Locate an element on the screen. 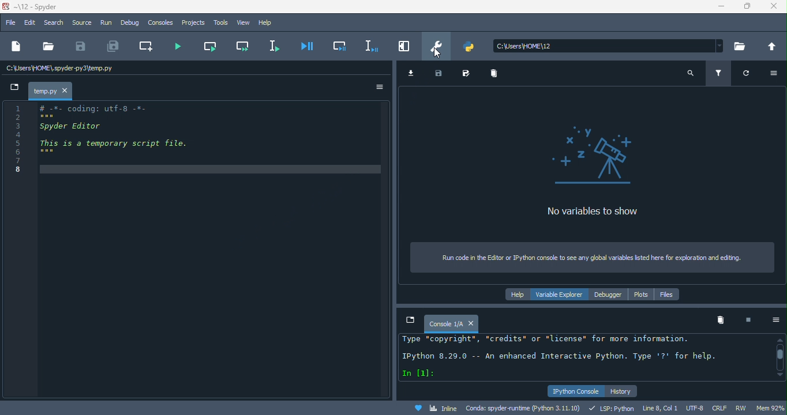 This screenshot has width=787, height=415. pythonpath manager is located at coordinates (472, 46).